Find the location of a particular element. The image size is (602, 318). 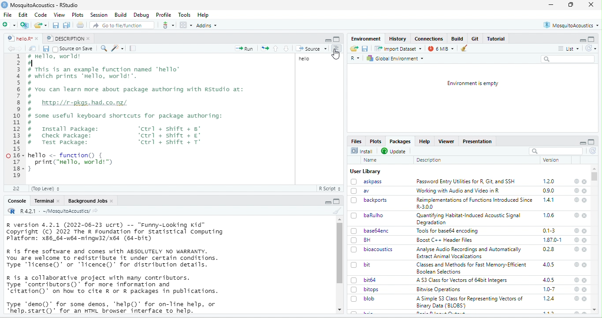

bitops is located at coordinates (366, 290).